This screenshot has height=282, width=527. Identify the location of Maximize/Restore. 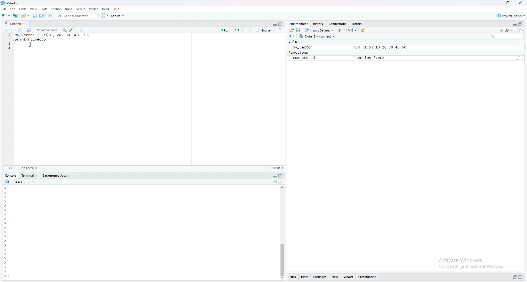
(281, 24).